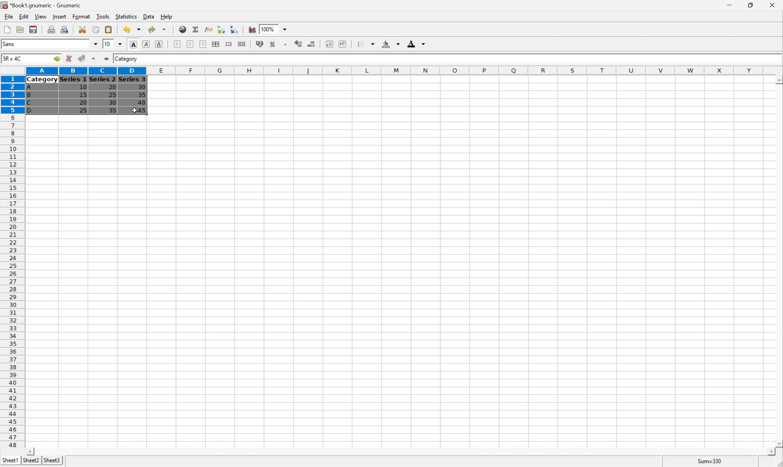 This screenshot has width=783, height=467. Describe the element at coordinates (13, 59) in the screenshot. I see `5R*4C` at that location.